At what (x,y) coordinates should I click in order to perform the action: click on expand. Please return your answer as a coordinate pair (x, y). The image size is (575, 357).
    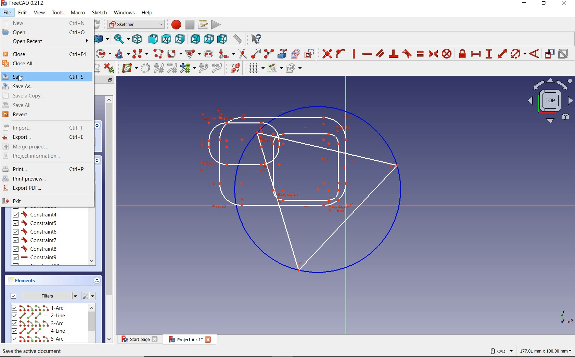
    Looking at the image, I should click on (98, 160).